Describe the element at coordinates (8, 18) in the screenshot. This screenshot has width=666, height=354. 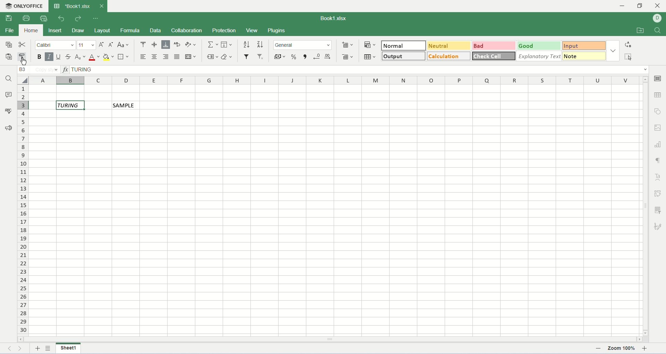
I see `save` at that location.